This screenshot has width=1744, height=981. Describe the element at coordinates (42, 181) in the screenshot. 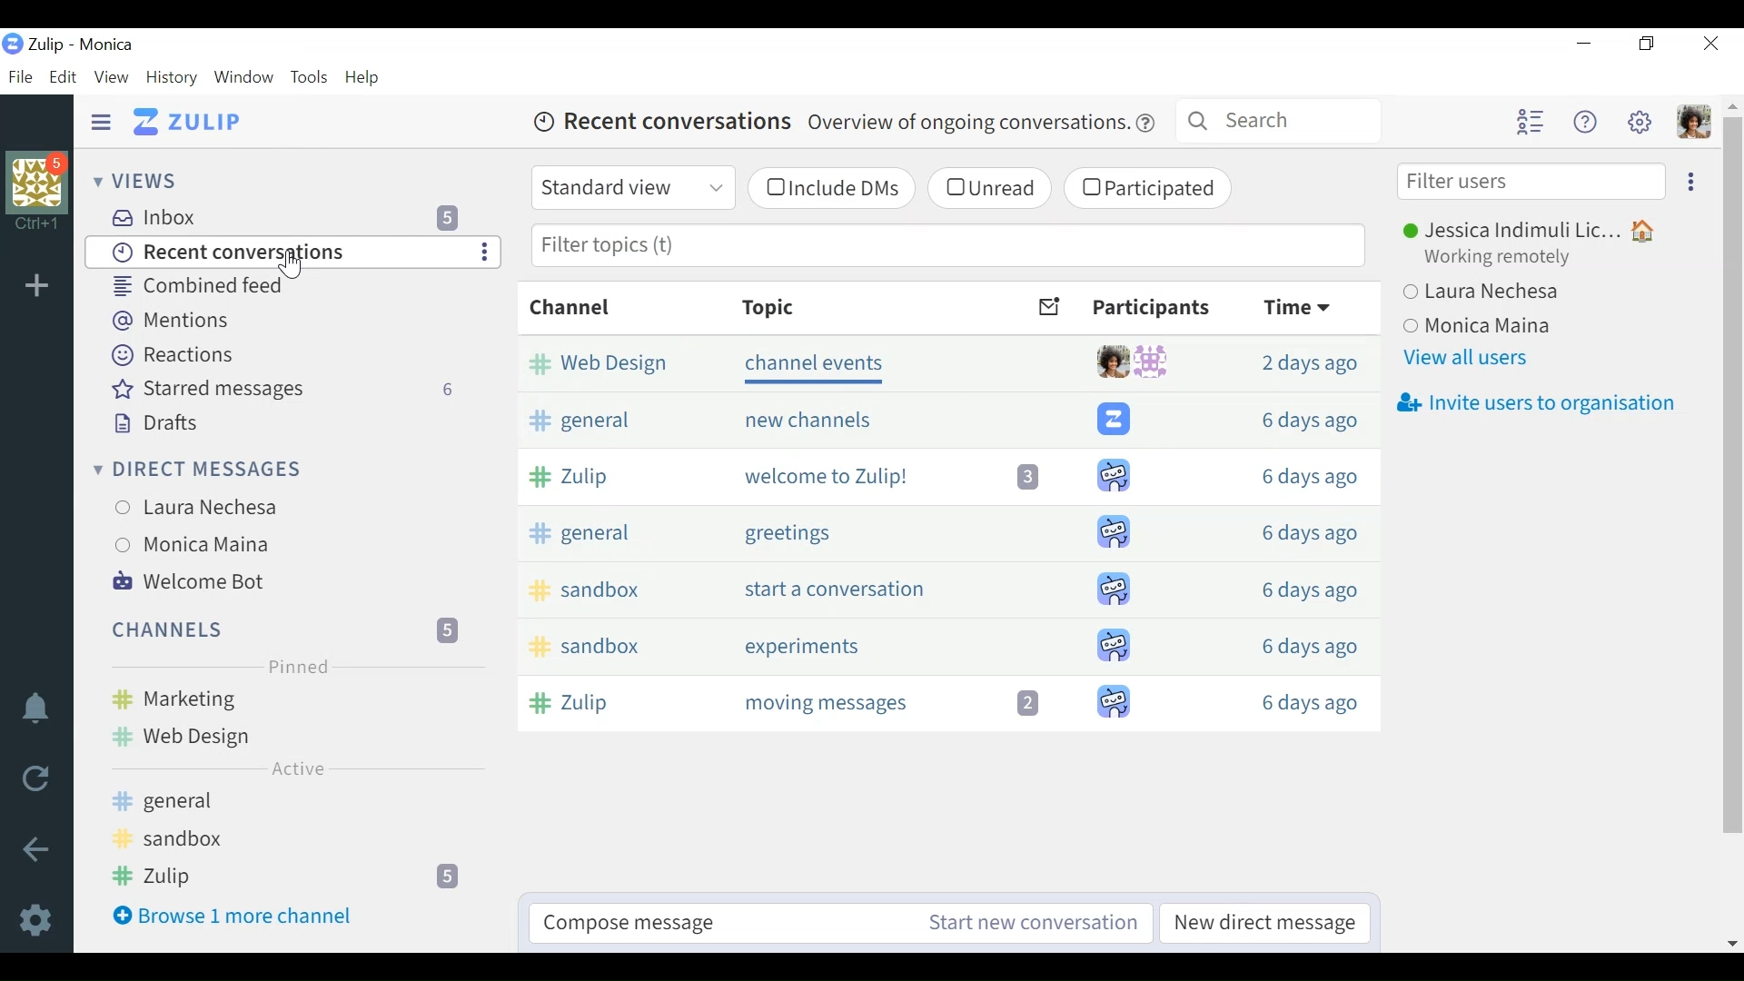

I see `organisation photo` at that location.